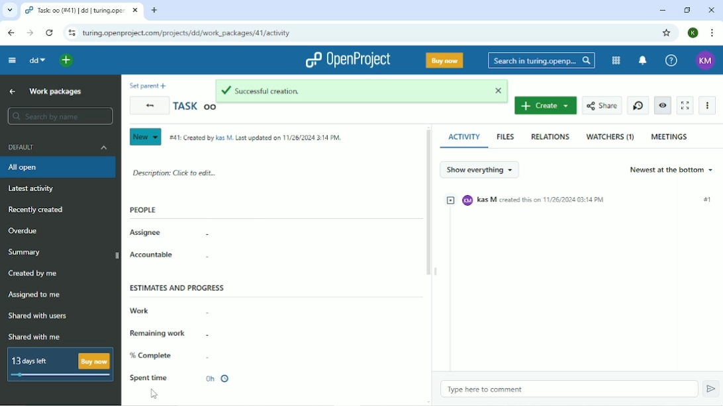  Describe the element at coordinates (73, 11) in the screenshot. I see `task: oo(#41)|dd|turing.openproject.com` at that location.